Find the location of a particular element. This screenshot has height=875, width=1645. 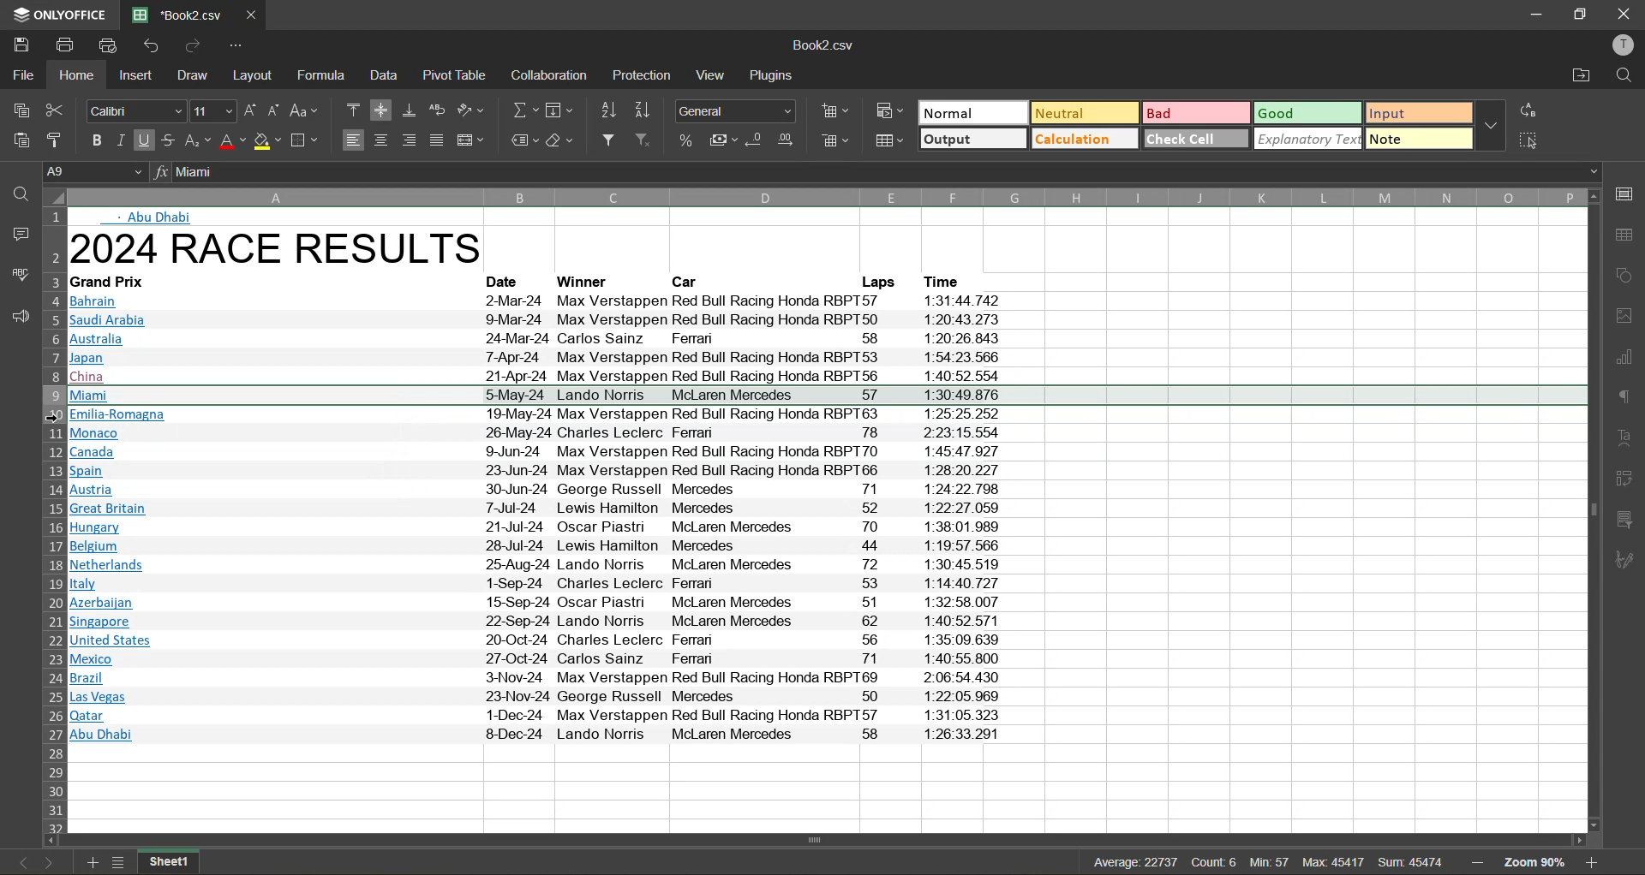

protection is located at coordinates (643, 76).